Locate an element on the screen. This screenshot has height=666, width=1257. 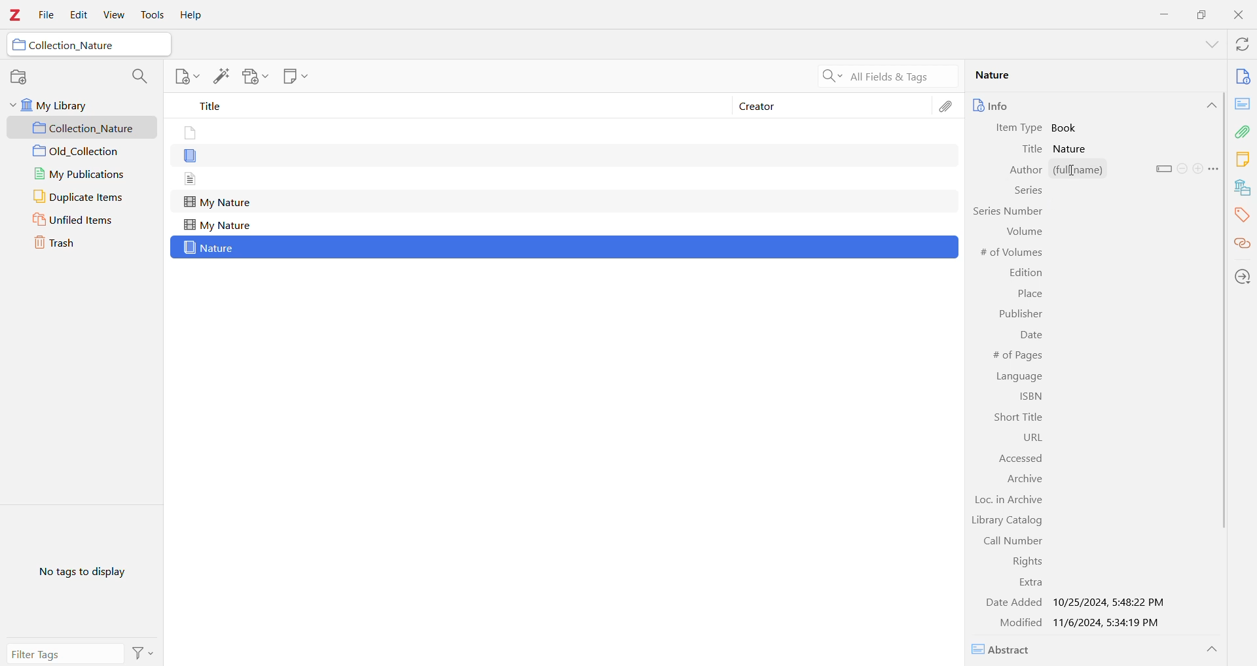
Collection_Nature is located at coordinates (73, 45).